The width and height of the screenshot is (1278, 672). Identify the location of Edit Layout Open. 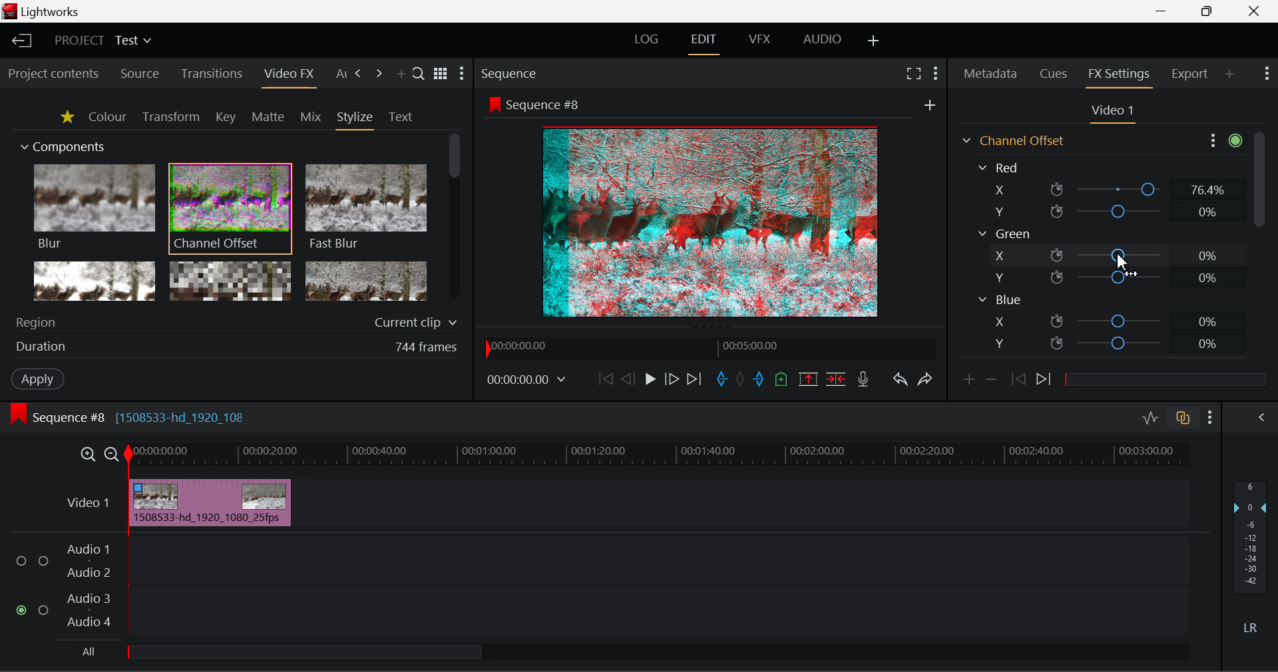
(704, 44).